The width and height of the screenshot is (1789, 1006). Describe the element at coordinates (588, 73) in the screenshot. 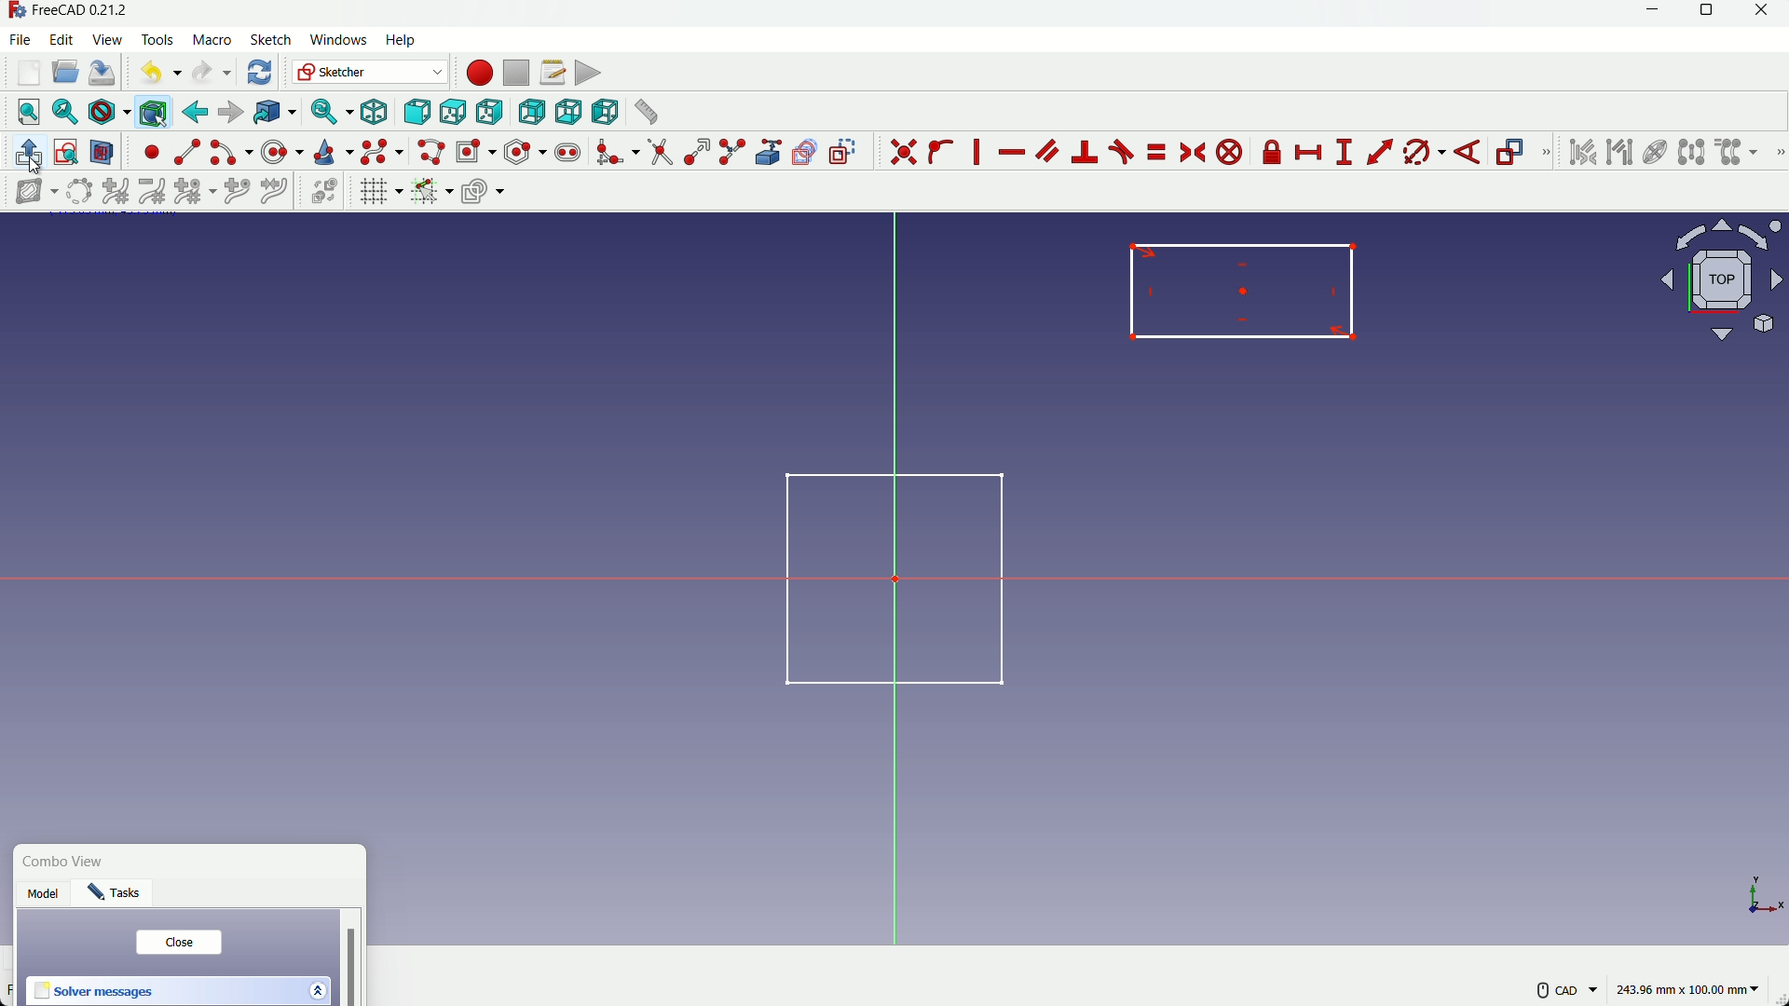

I see `execute macros` at that location.